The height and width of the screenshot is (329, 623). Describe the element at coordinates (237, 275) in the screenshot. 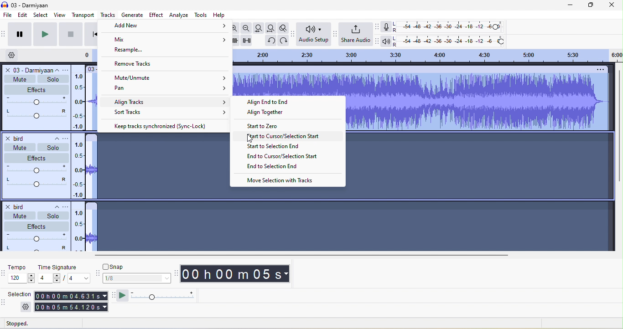

I see `00 h 00 m 05 s` at that location.